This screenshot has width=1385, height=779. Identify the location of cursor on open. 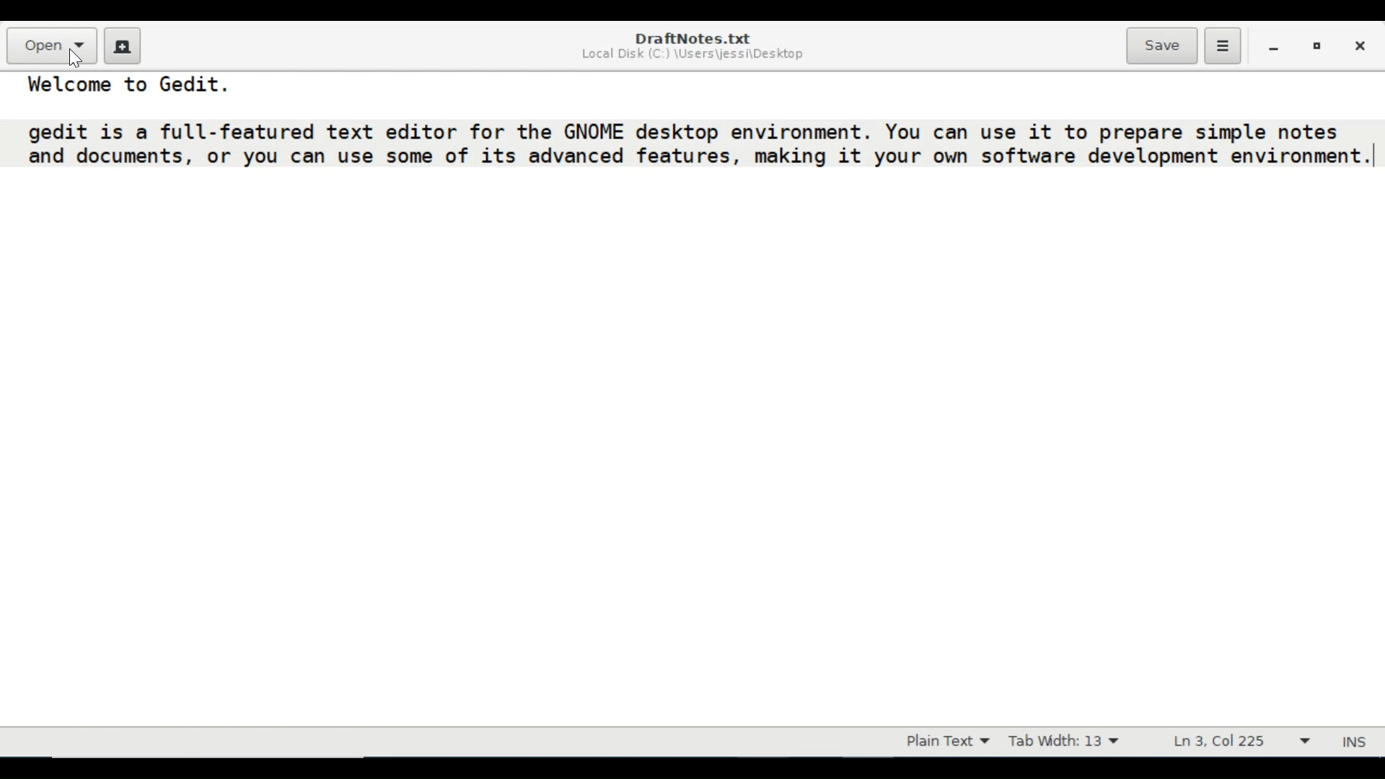
(76, 58).